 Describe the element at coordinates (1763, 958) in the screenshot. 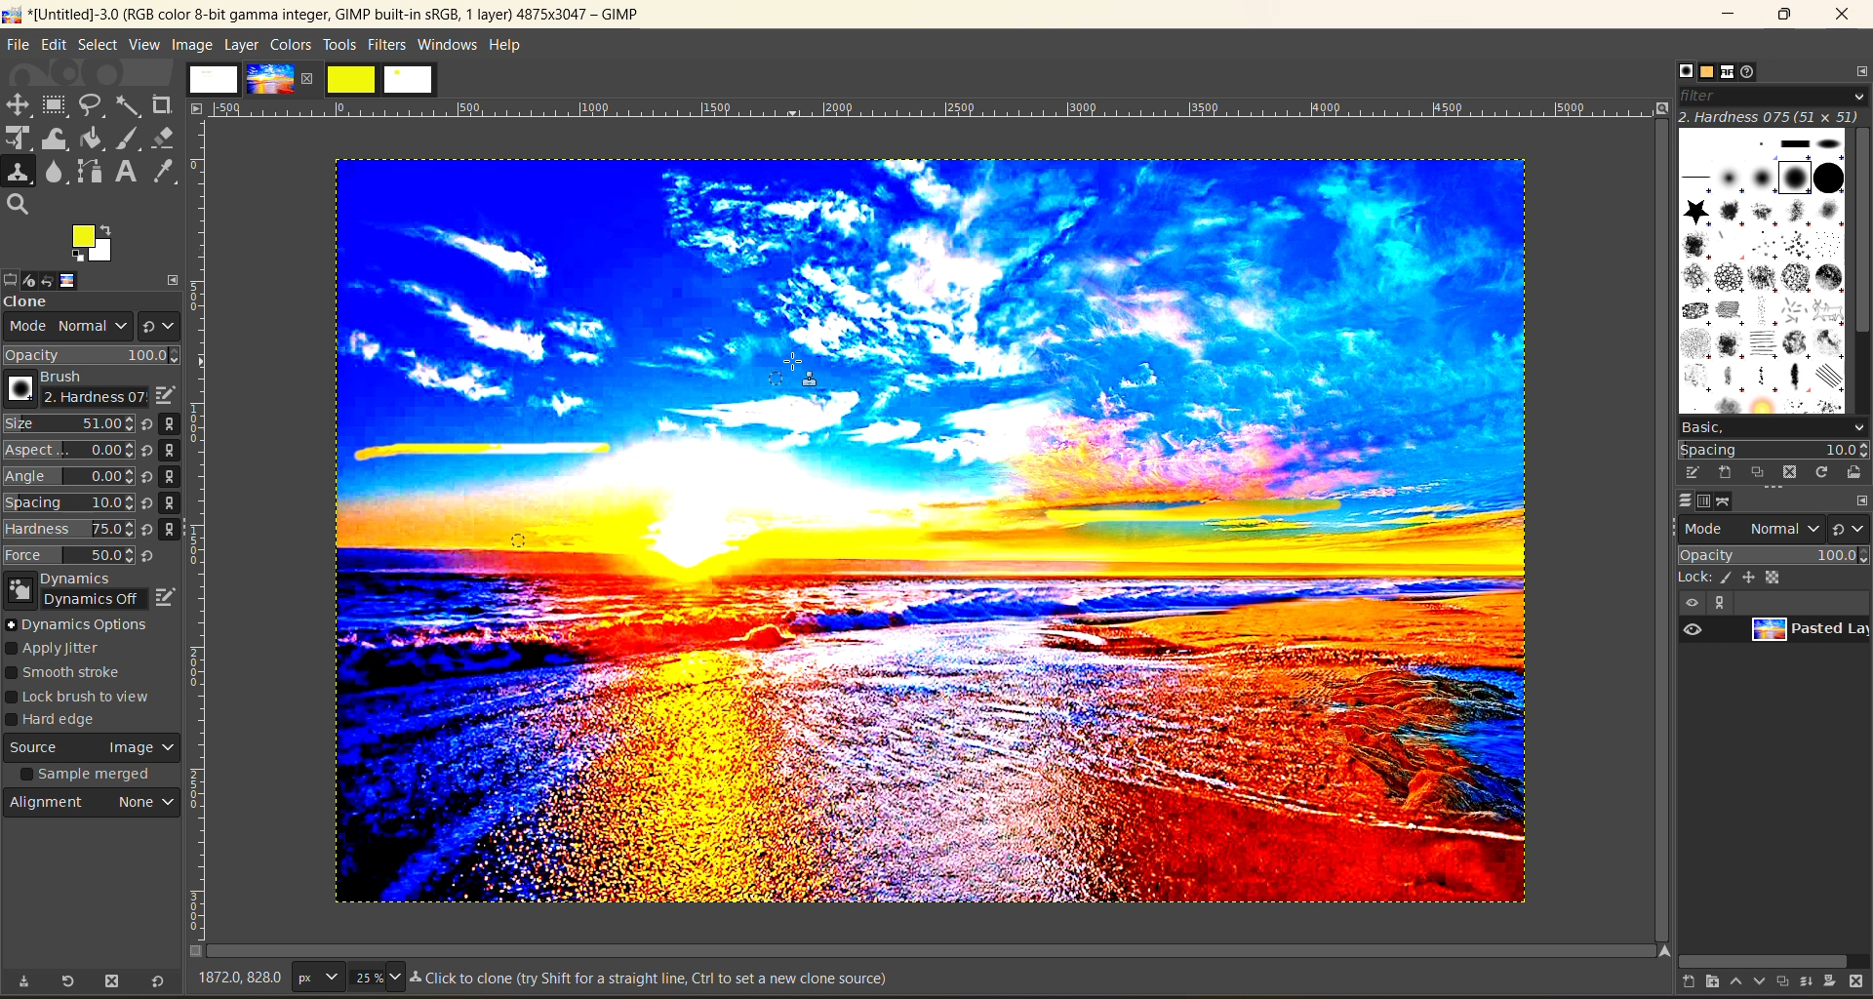

I see `horizontal scroll bar` at that location.